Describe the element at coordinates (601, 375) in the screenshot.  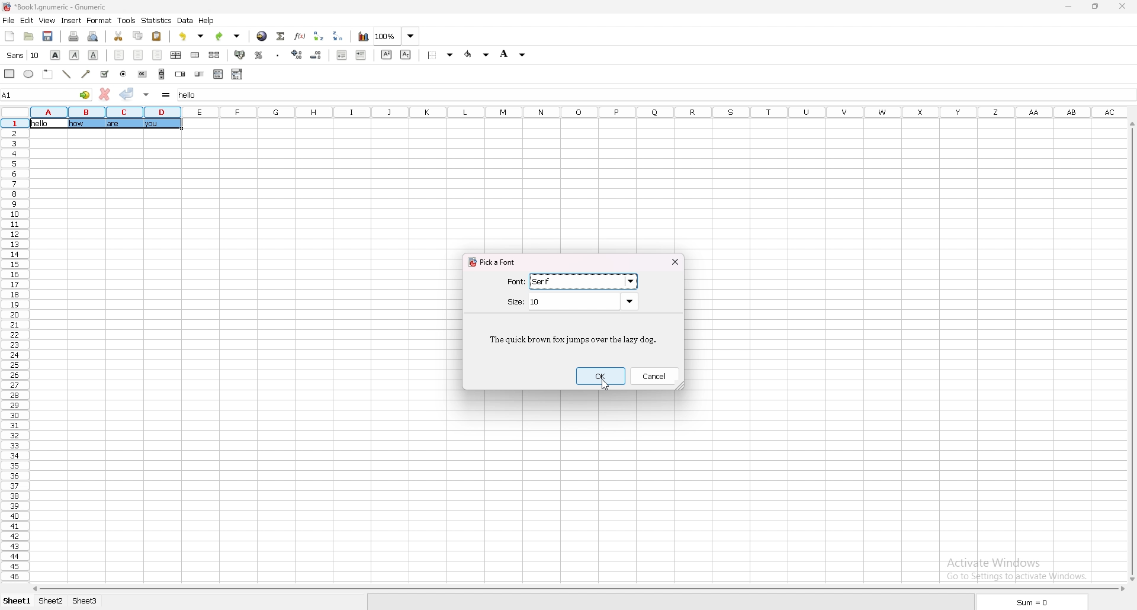
I see `ok` at that location.